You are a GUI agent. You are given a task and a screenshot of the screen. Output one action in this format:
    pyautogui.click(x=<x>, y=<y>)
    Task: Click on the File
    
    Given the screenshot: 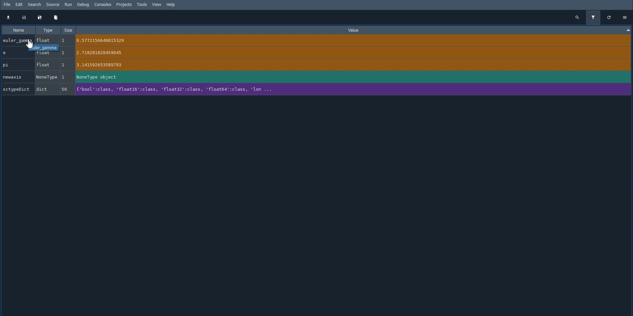 What is the action you would take?
    pyautogui.click(x=6, y=5)
    